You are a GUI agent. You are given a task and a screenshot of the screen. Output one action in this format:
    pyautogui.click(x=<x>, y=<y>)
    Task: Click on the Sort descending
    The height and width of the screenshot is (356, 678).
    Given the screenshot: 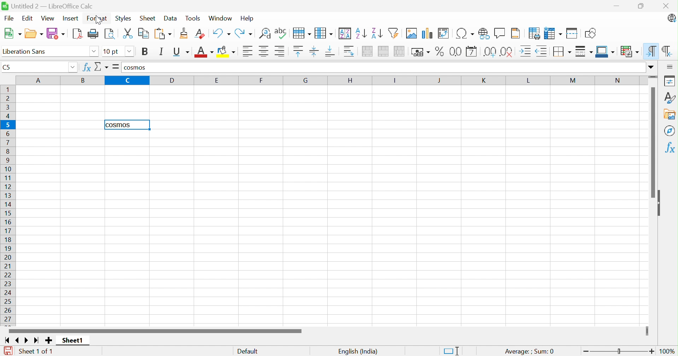 What is the action you would take?
    pyautogui.click(x=377, y=33)
    